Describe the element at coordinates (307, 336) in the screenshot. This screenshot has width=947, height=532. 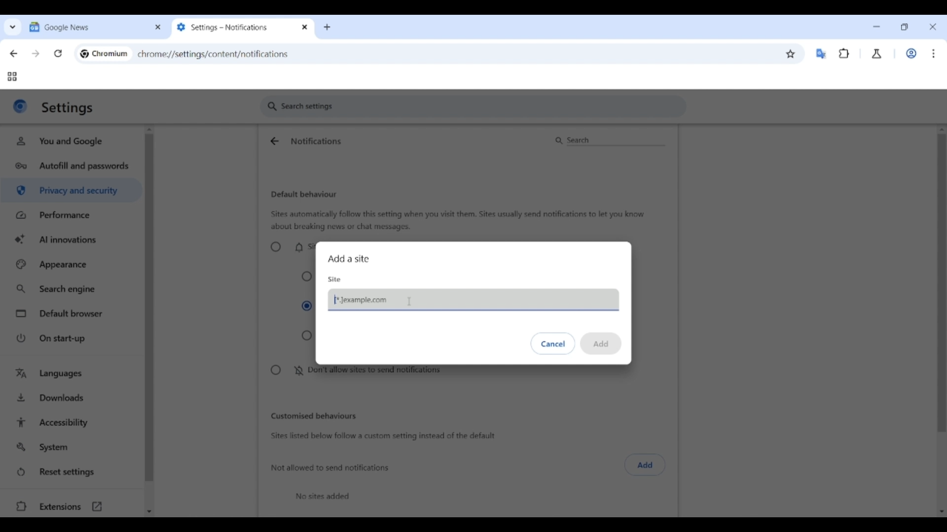
I see `Expand all request ` at that location.